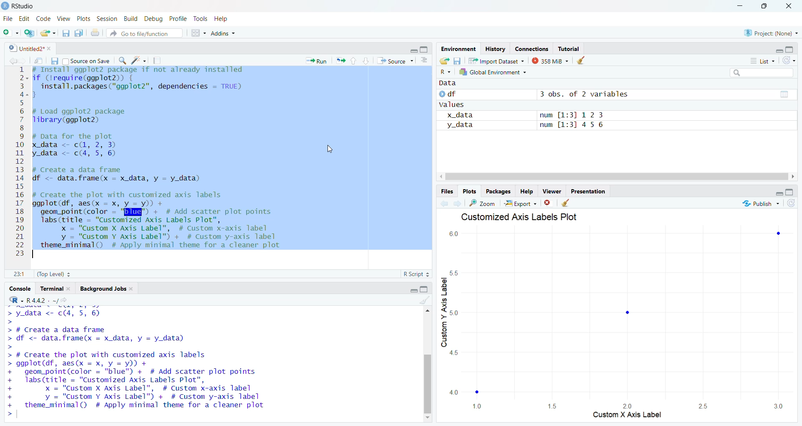  Describe the element at coordinates (497, 191) in the screenshot. I see `Packages` at that location.